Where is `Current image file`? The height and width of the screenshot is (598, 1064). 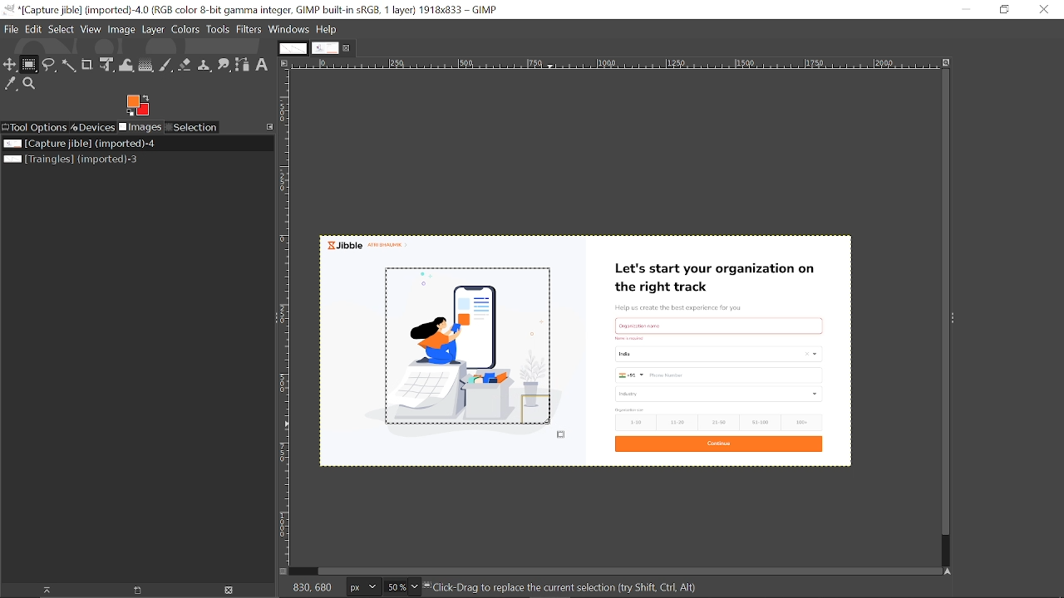
Current image file is located at coordinates (77, 143).